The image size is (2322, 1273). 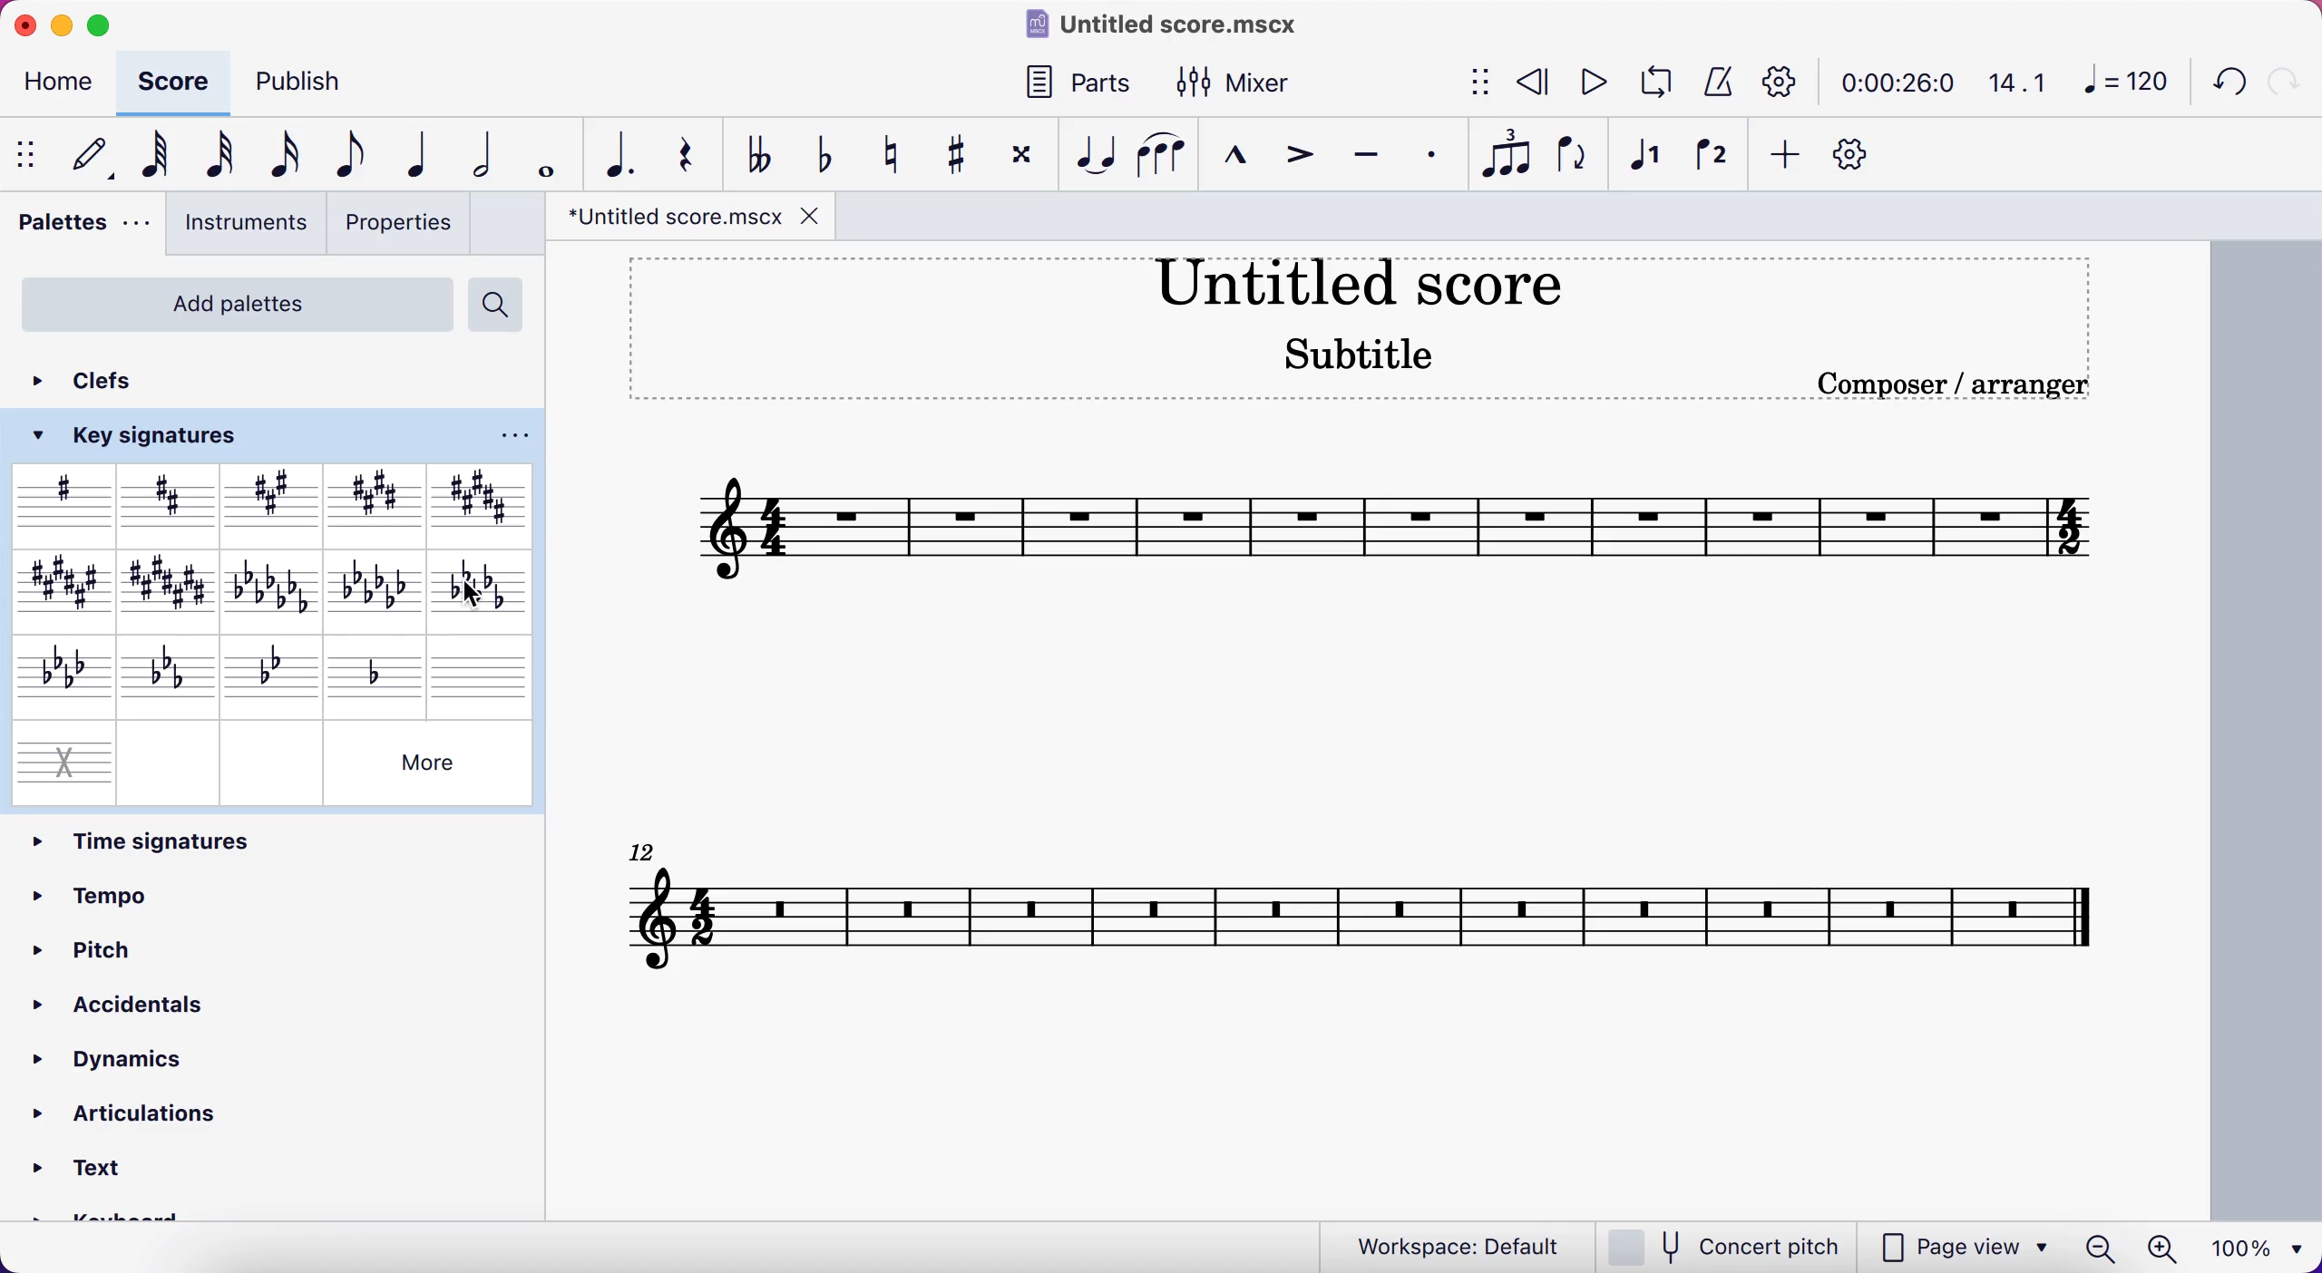 What do you see at coordinates (24, 24) in the screenshot?
I see `close` at bounding box center [24, 24].